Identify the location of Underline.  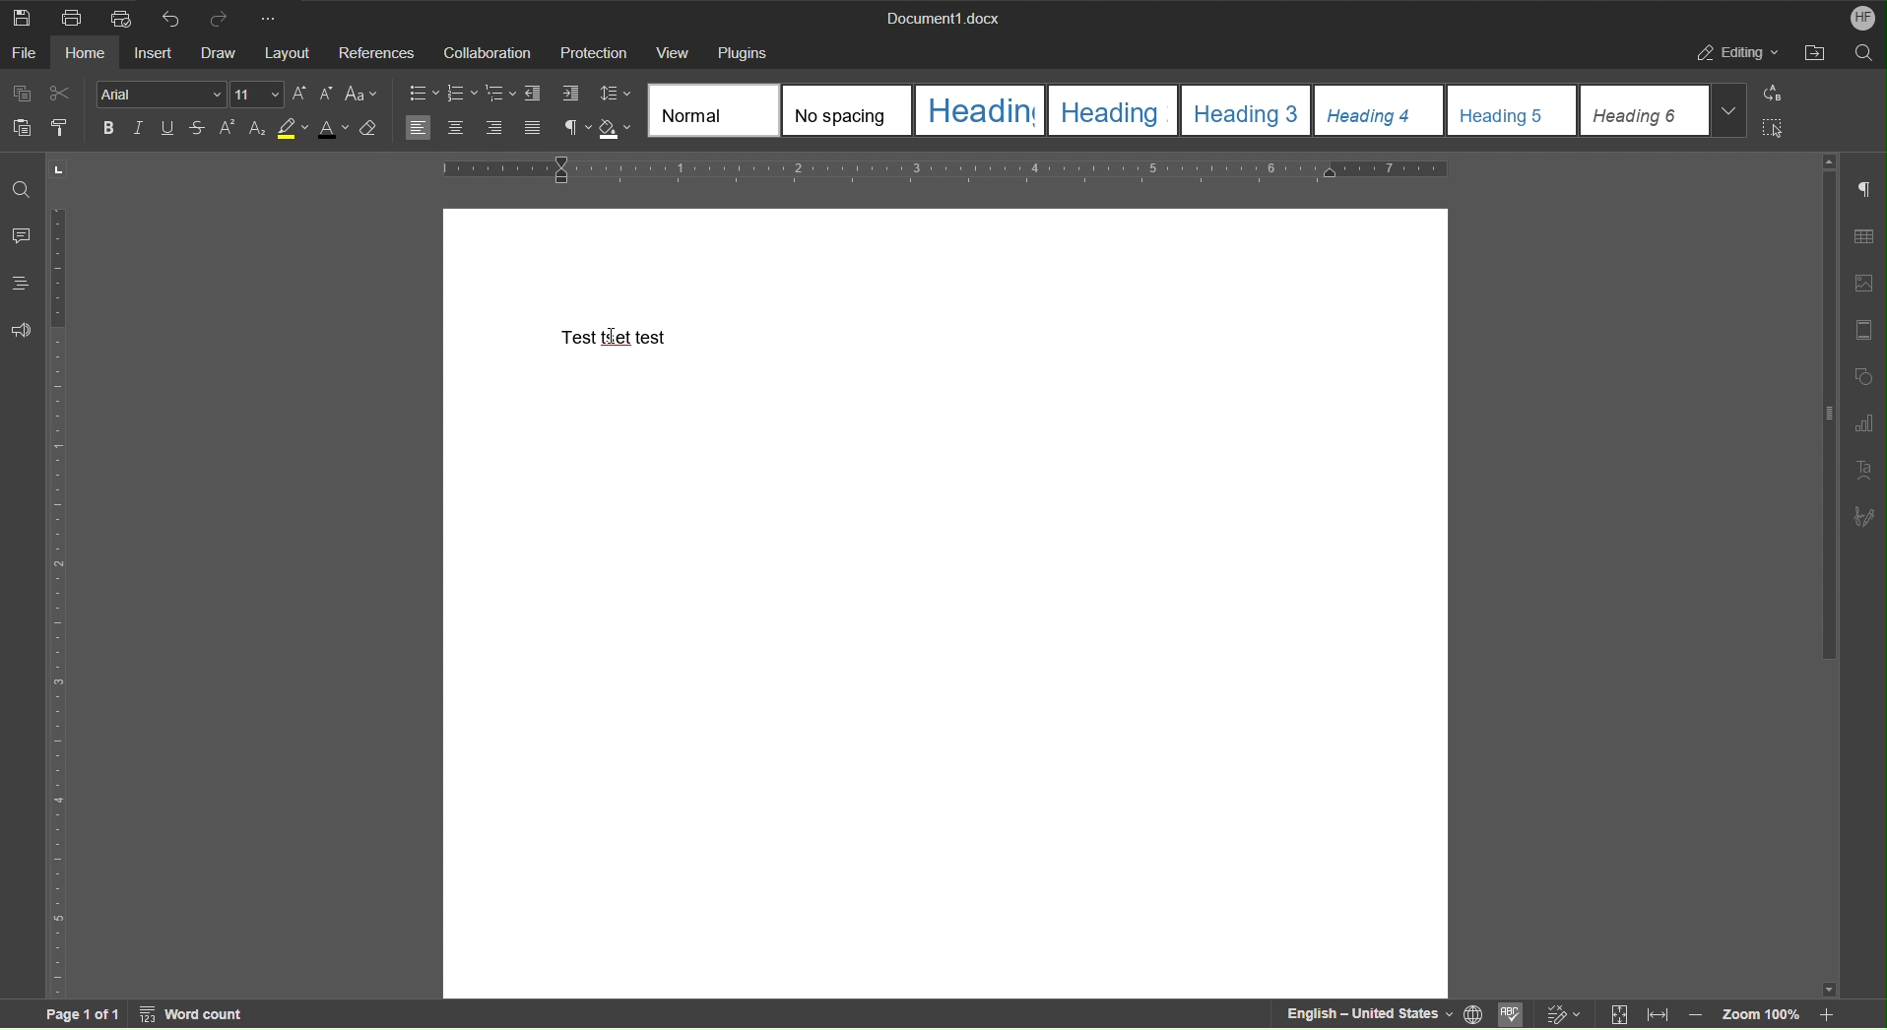
(171, 129).